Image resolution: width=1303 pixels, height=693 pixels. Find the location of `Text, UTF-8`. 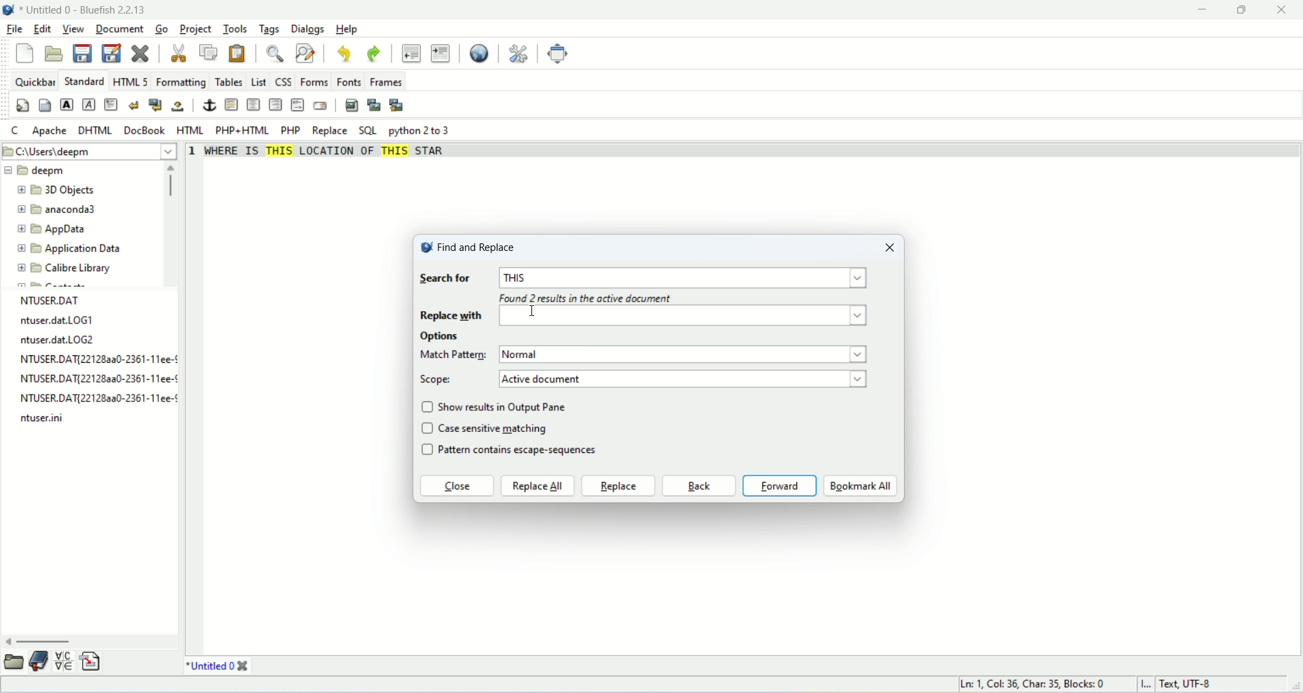

Text, UTF-8 is located at coordinates (1184, 685).